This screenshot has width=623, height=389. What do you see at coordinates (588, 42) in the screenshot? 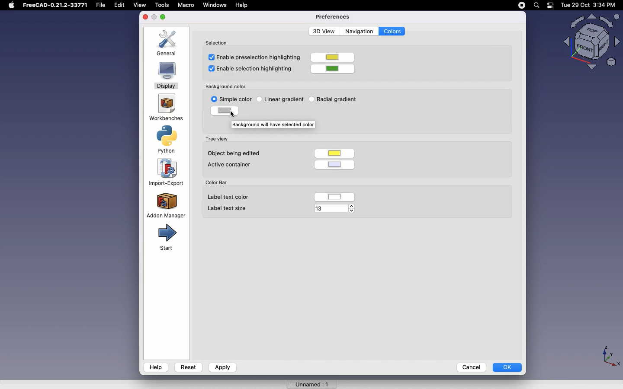
I see `Visualizer` at bounding box center [588, 42].